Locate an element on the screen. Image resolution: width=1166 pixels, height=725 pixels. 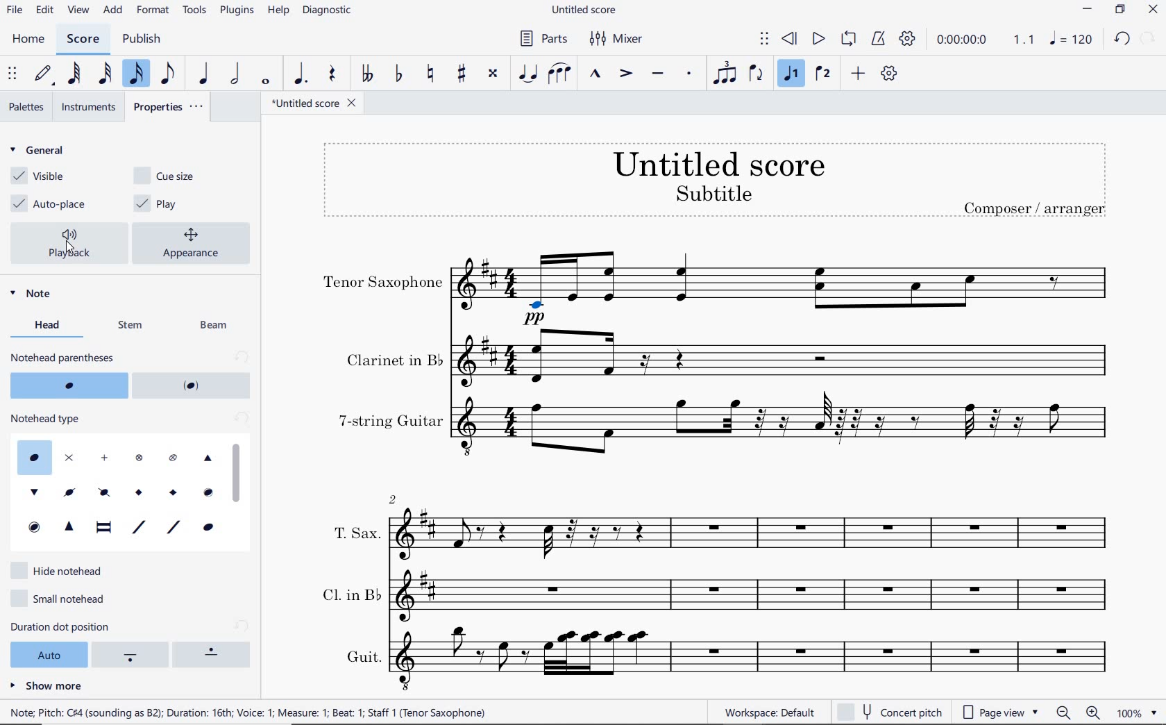
16TH NOTE is located at coordinates (138, 74).